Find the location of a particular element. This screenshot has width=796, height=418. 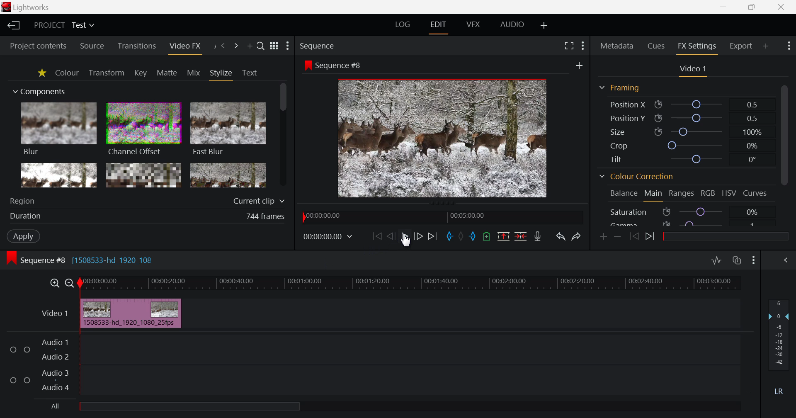

Favorites is located at coordinates (41, 73).